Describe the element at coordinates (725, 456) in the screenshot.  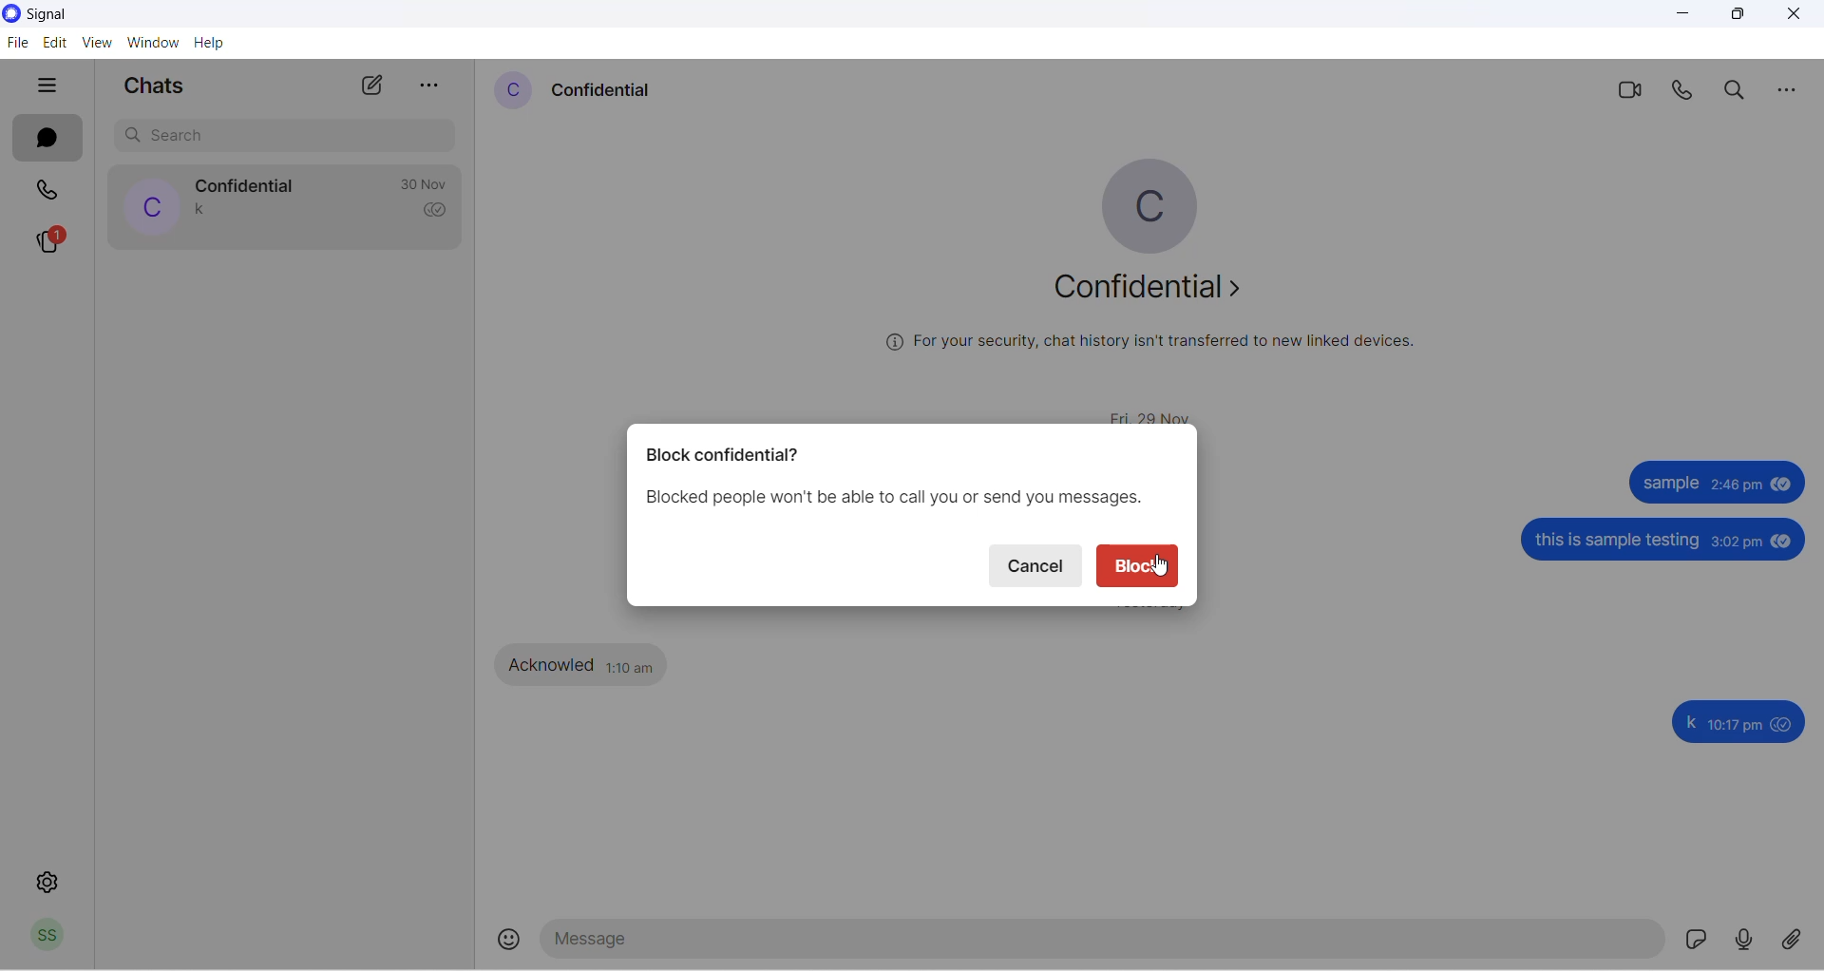
I see `Block confidential?` at that location.